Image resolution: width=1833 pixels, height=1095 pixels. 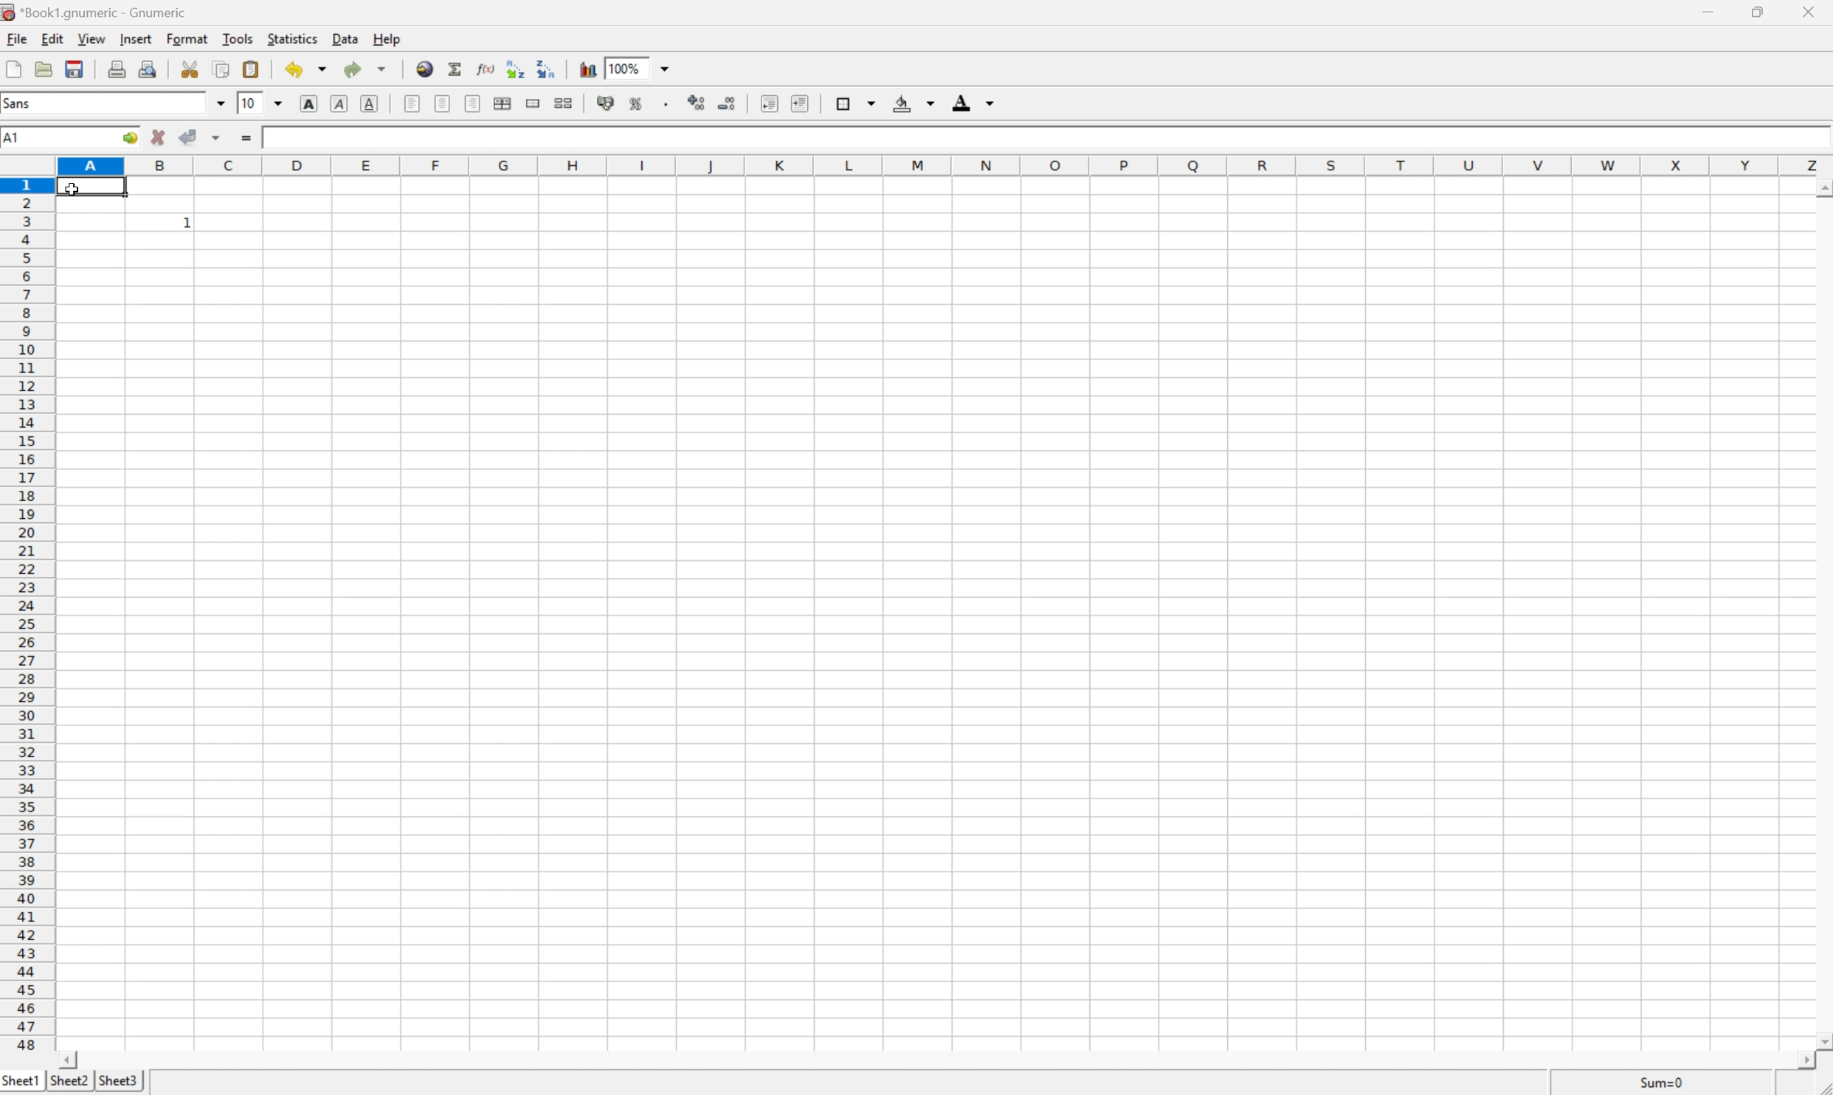 I want to click on enter formula, so click(x=250, y=137).